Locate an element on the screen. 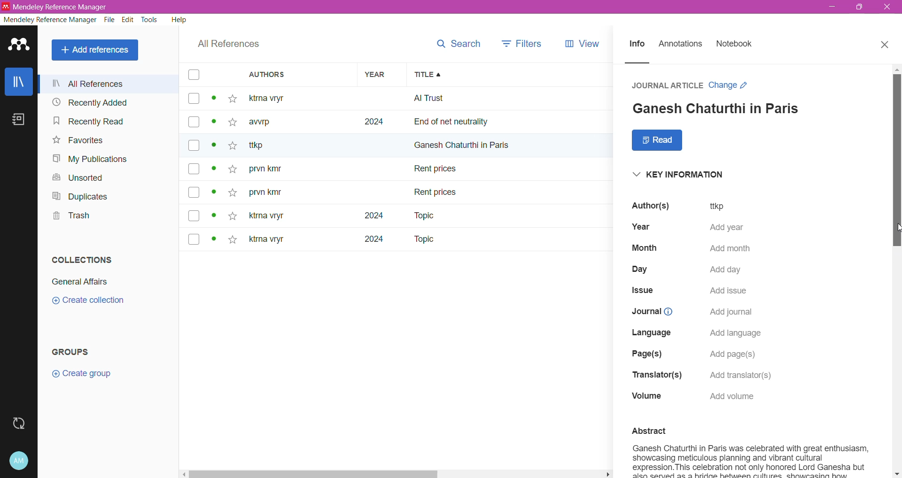  Create Group is located at coordinates (86, 374).